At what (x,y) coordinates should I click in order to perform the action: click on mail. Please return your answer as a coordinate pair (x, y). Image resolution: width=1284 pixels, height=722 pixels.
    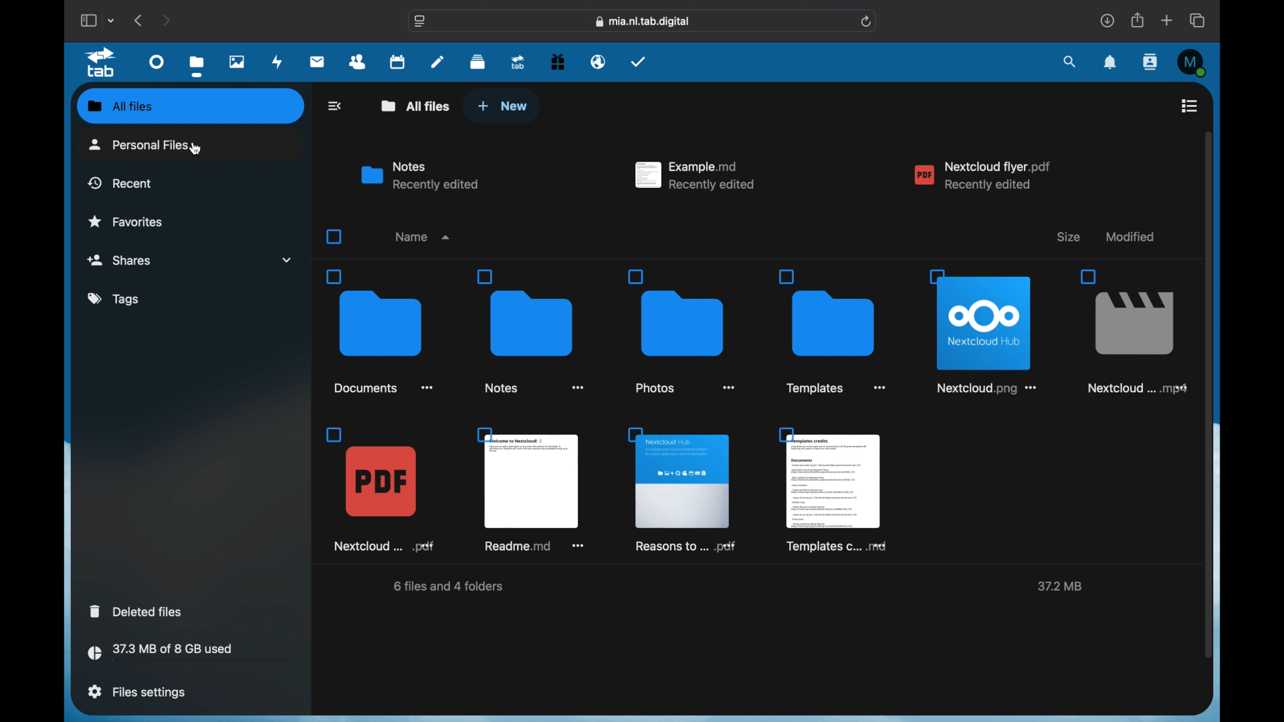
    Looking at the image, I should click on (318, 63).